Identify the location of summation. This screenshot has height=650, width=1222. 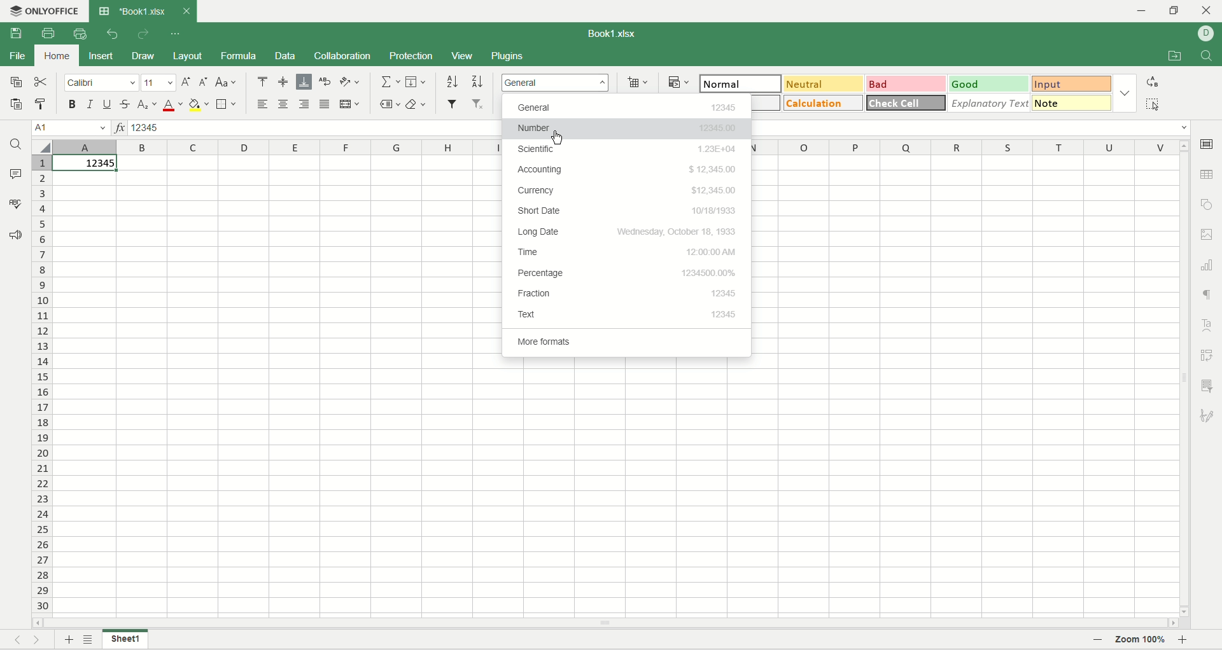
(391, 82).